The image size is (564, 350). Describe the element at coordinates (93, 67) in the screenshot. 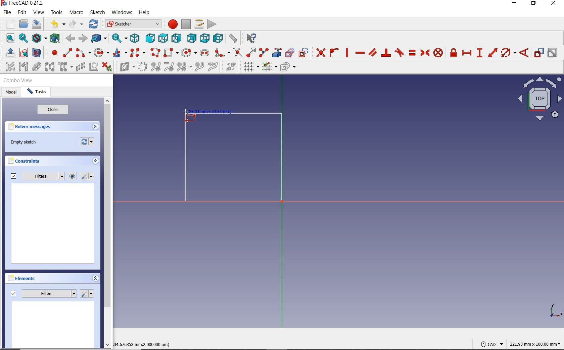

I see `remove axes alignment` at that location.